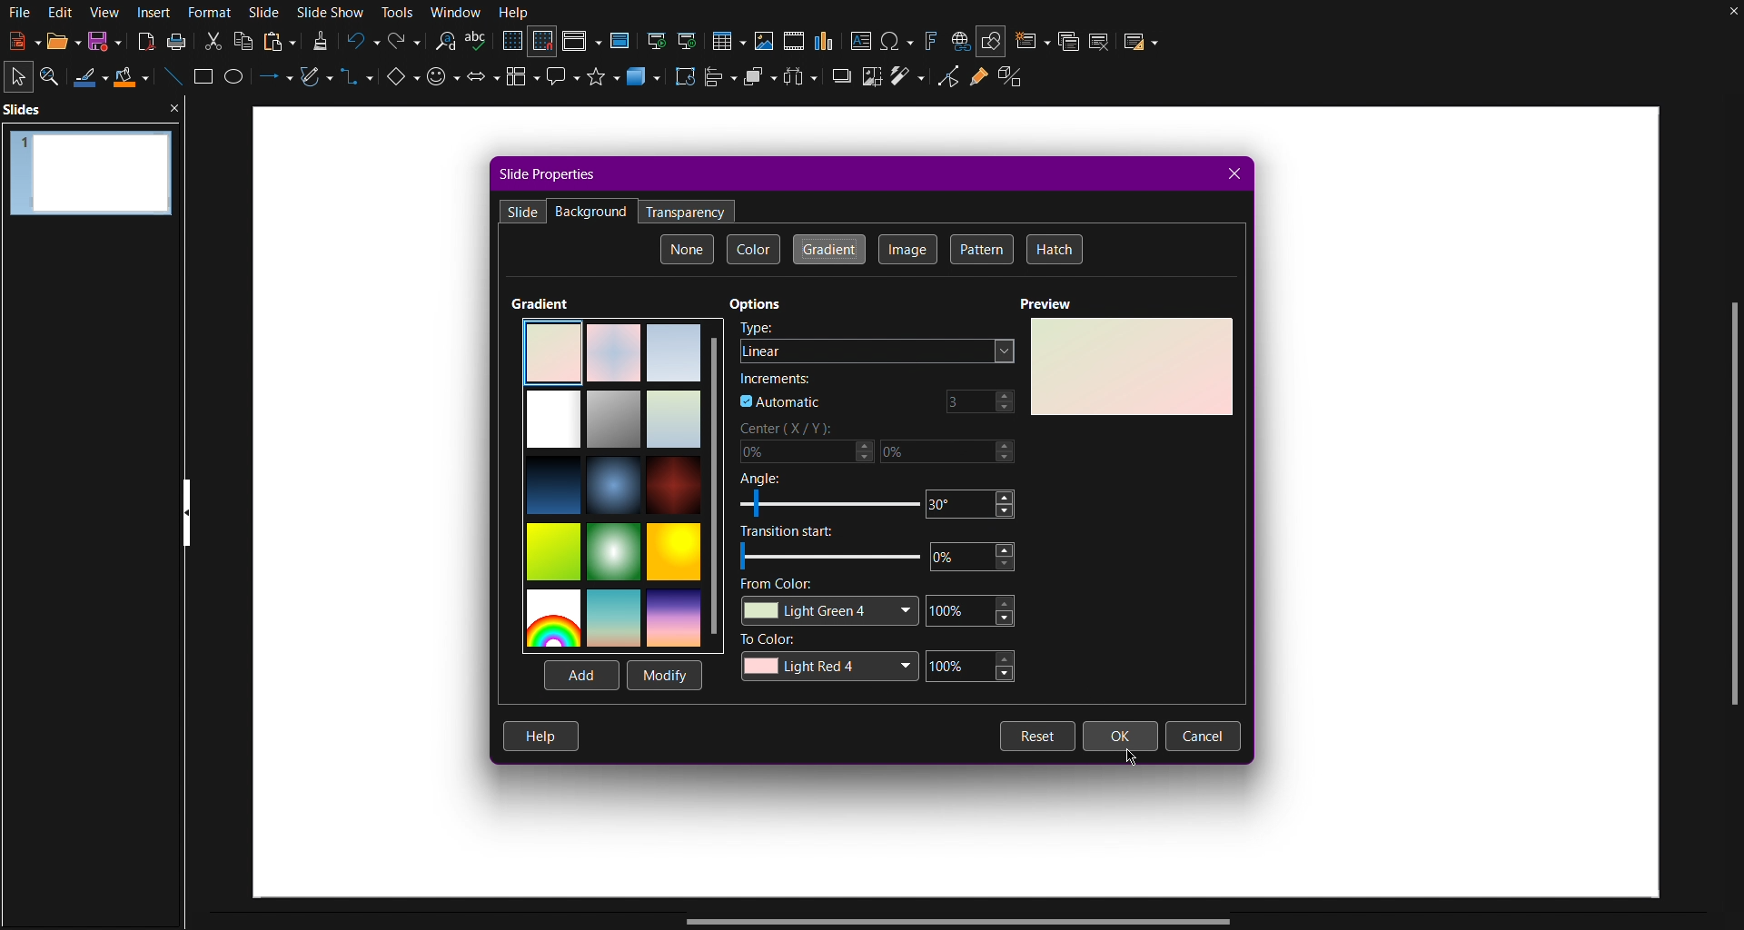  Describe the element at coordinates (90, 78) in the screenshot. I see `Line Color` at that location.